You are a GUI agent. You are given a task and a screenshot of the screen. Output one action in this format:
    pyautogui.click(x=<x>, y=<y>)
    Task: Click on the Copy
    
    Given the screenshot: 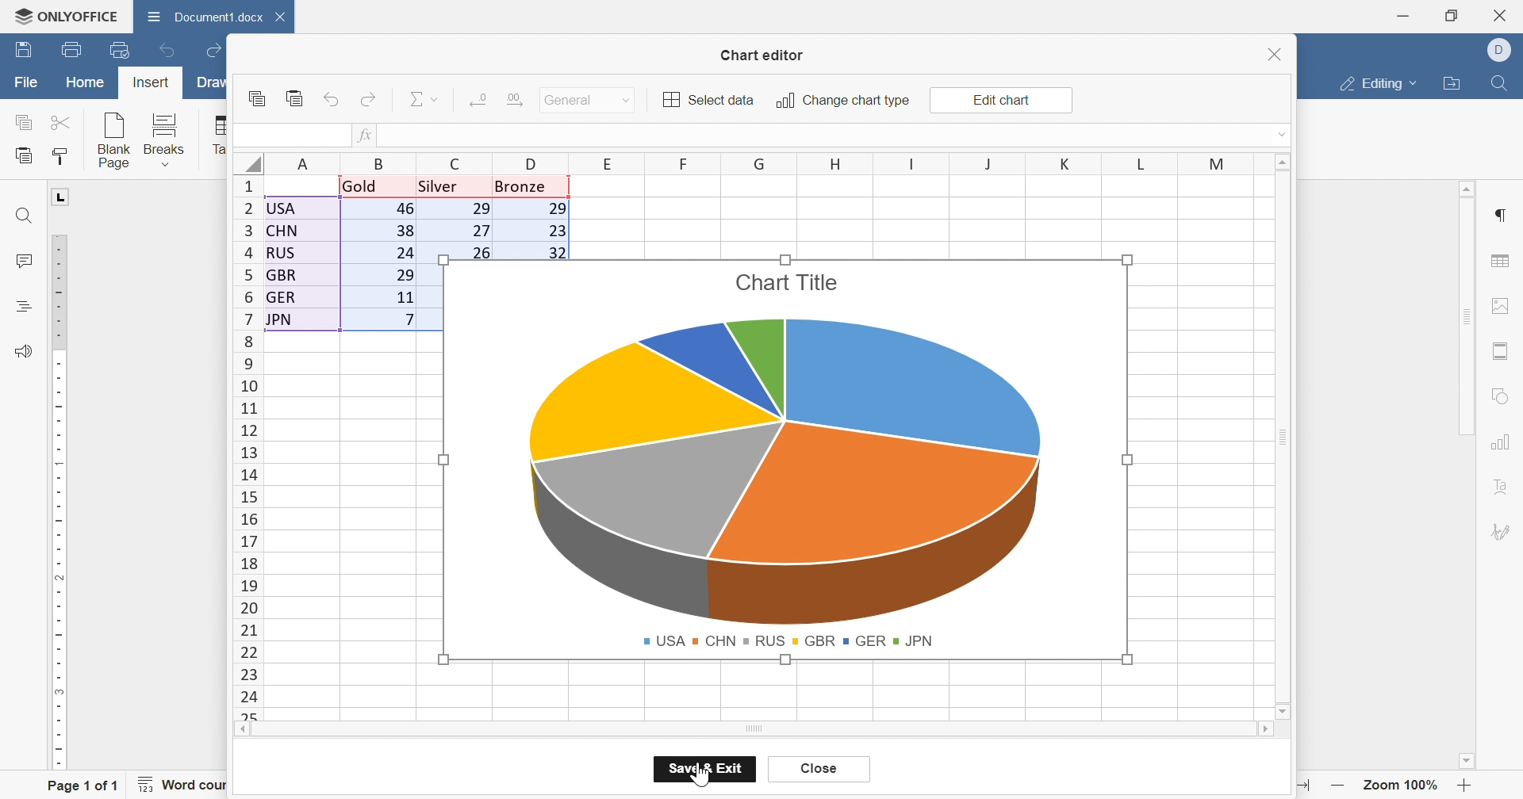 What is the action you would take?
    pyautogui.click(x=253, y=97)
    